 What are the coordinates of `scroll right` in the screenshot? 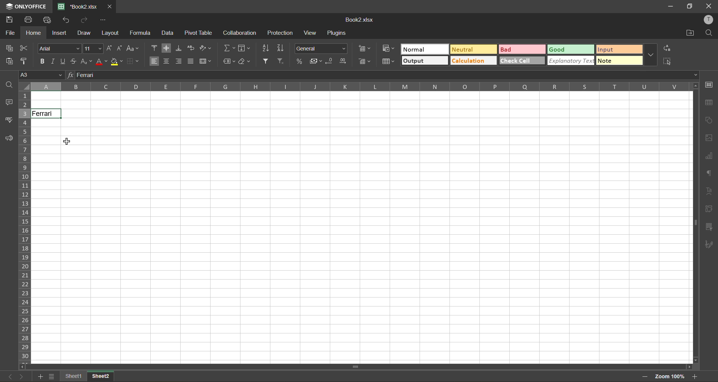 It's located at (688, 367).